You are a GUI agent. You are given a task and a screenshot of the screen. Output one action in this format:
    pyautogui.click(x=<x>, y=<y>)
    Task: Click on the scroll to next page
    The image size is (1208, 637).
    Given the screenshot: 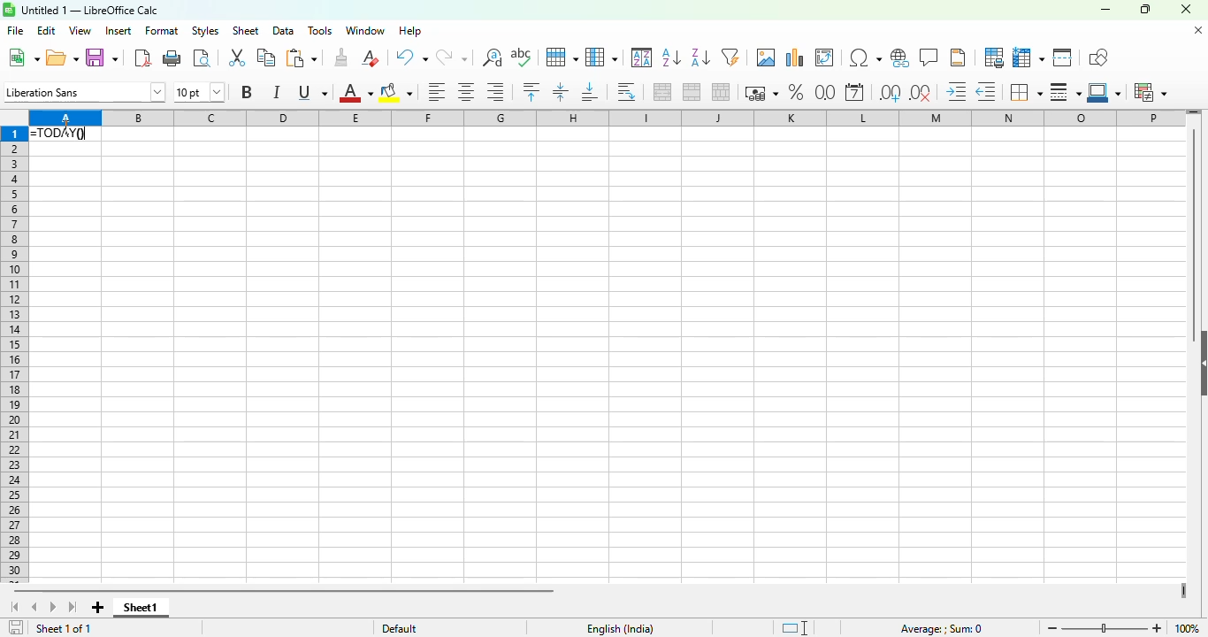 What is the action you would take?
    pyautogui.click(x=54, y=608)
    